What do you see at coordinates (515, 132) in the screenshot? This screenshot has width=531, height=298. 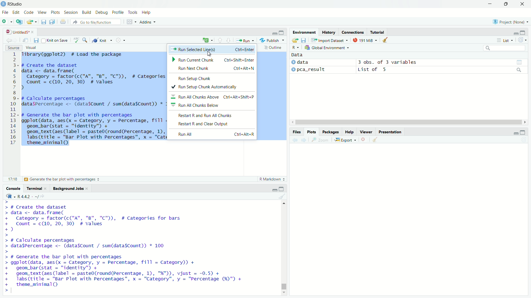 I see `minimize` at bounding box center [515, 132].